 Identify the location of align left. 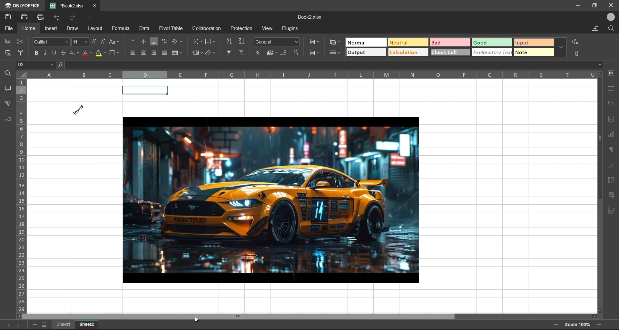
(133, 53).